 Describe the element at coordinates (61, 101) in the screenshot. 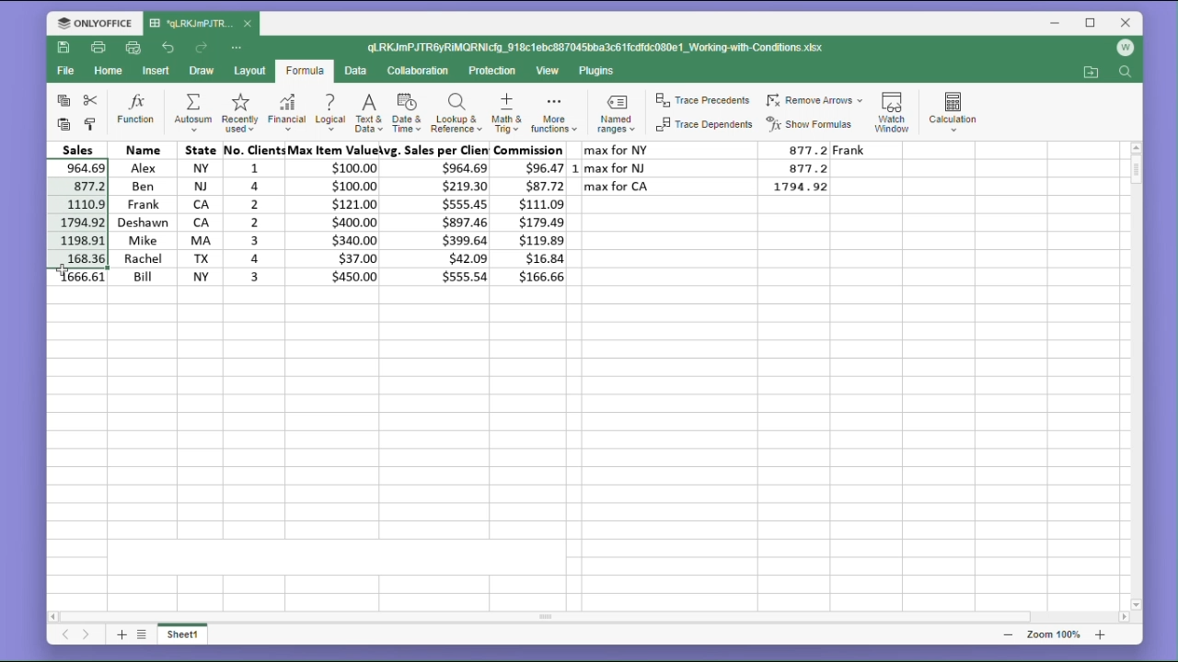

I see `copy` at that location.